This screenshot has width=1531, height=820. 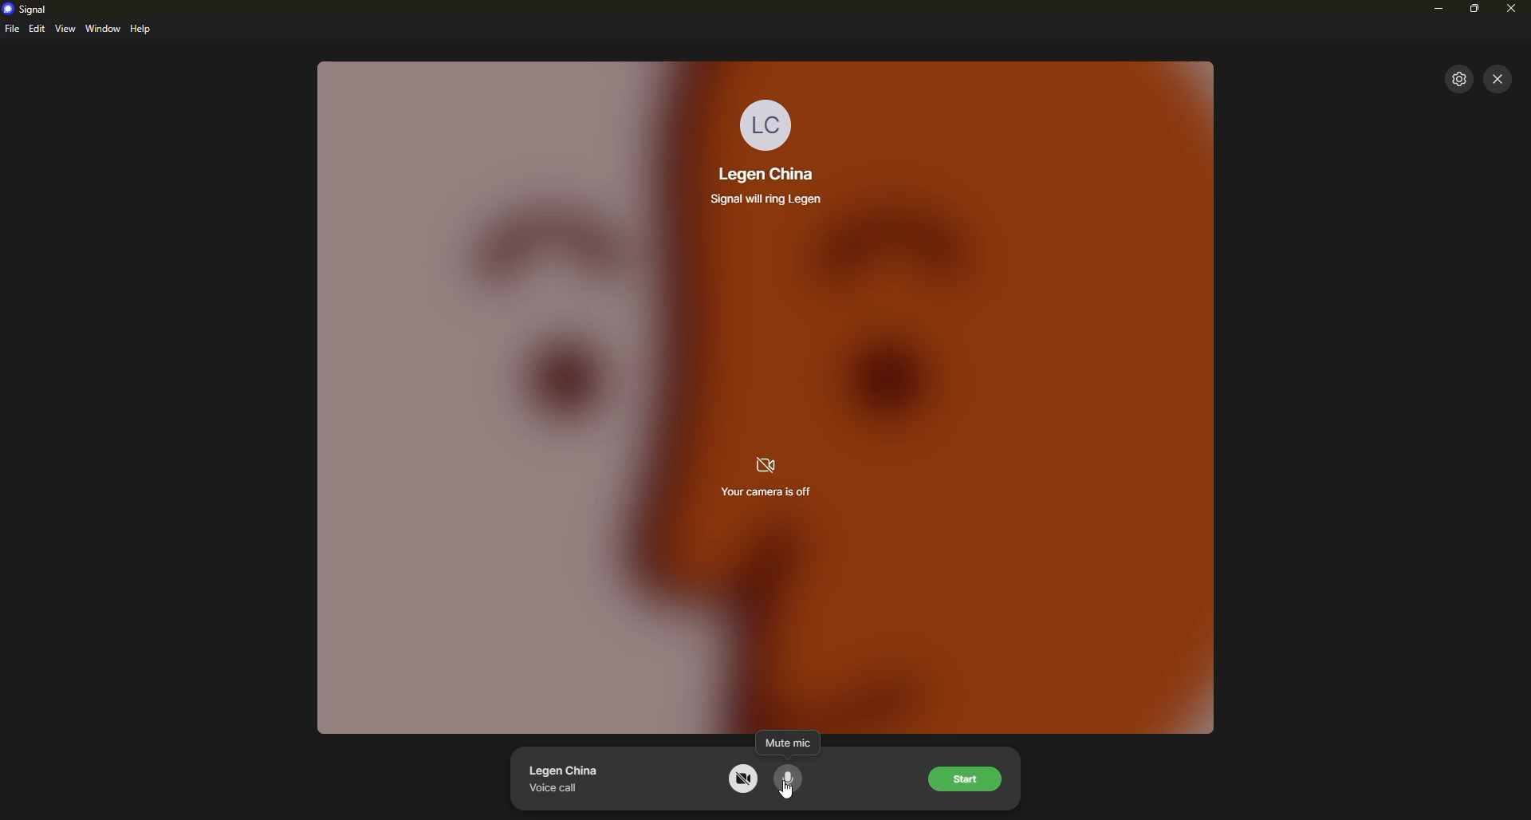 What do you see at coordinates (37, 29) in the screenshot?
I see `edit` at bounding box center [37, 29].